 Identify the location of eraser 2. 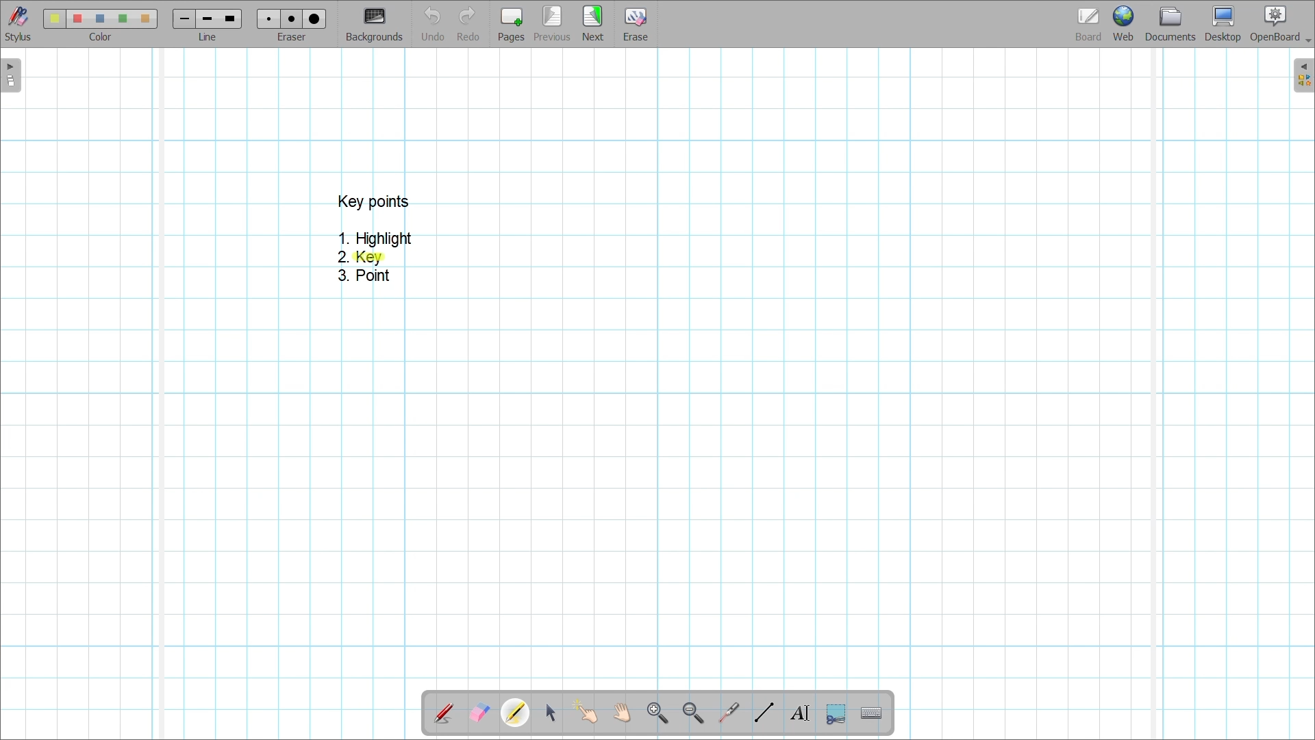
(291, 18).